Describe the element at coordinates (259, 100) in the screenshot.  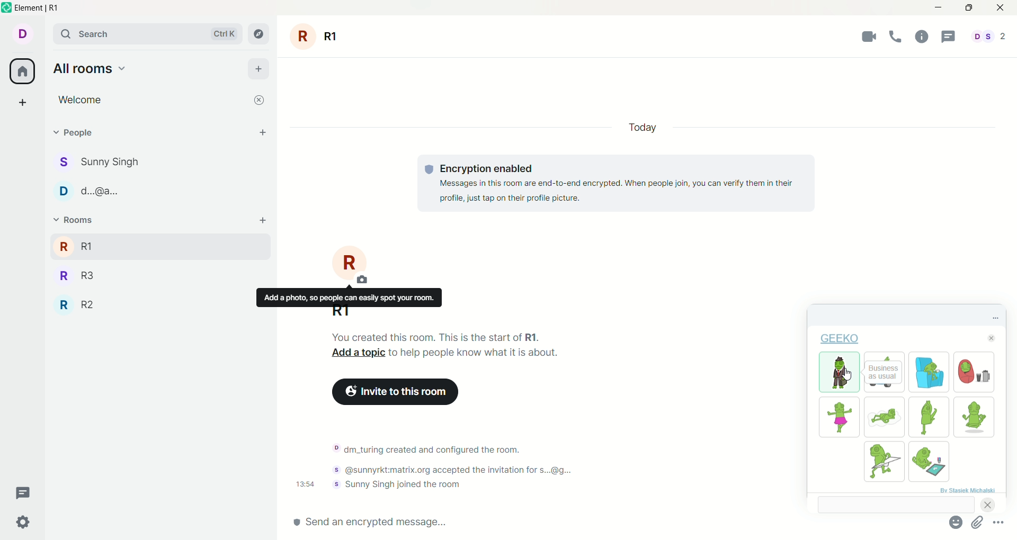
I see `close` at that location.